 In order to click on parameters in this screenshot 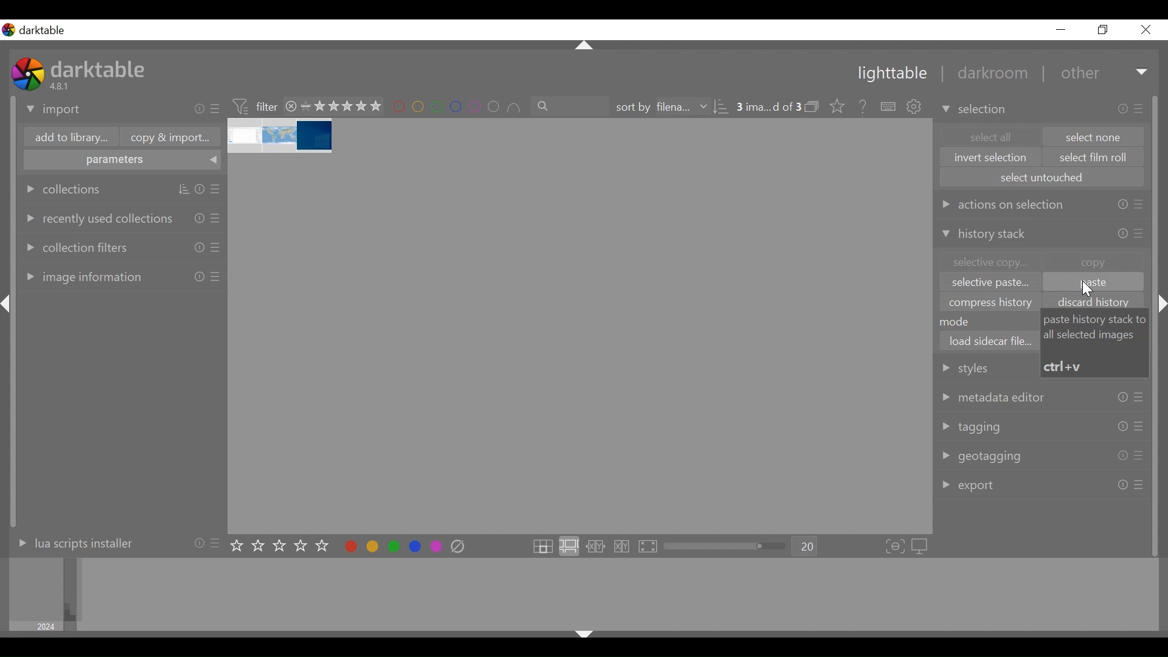, I will do `click(123, 161)`.